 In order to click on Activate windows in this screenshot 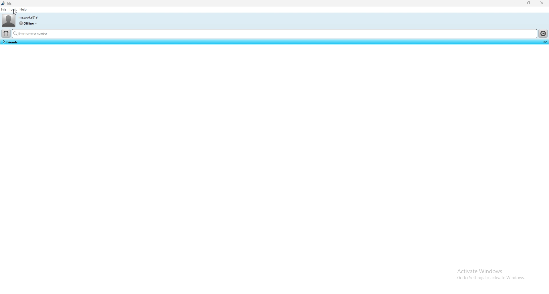, I will do `click(491, 270)`.